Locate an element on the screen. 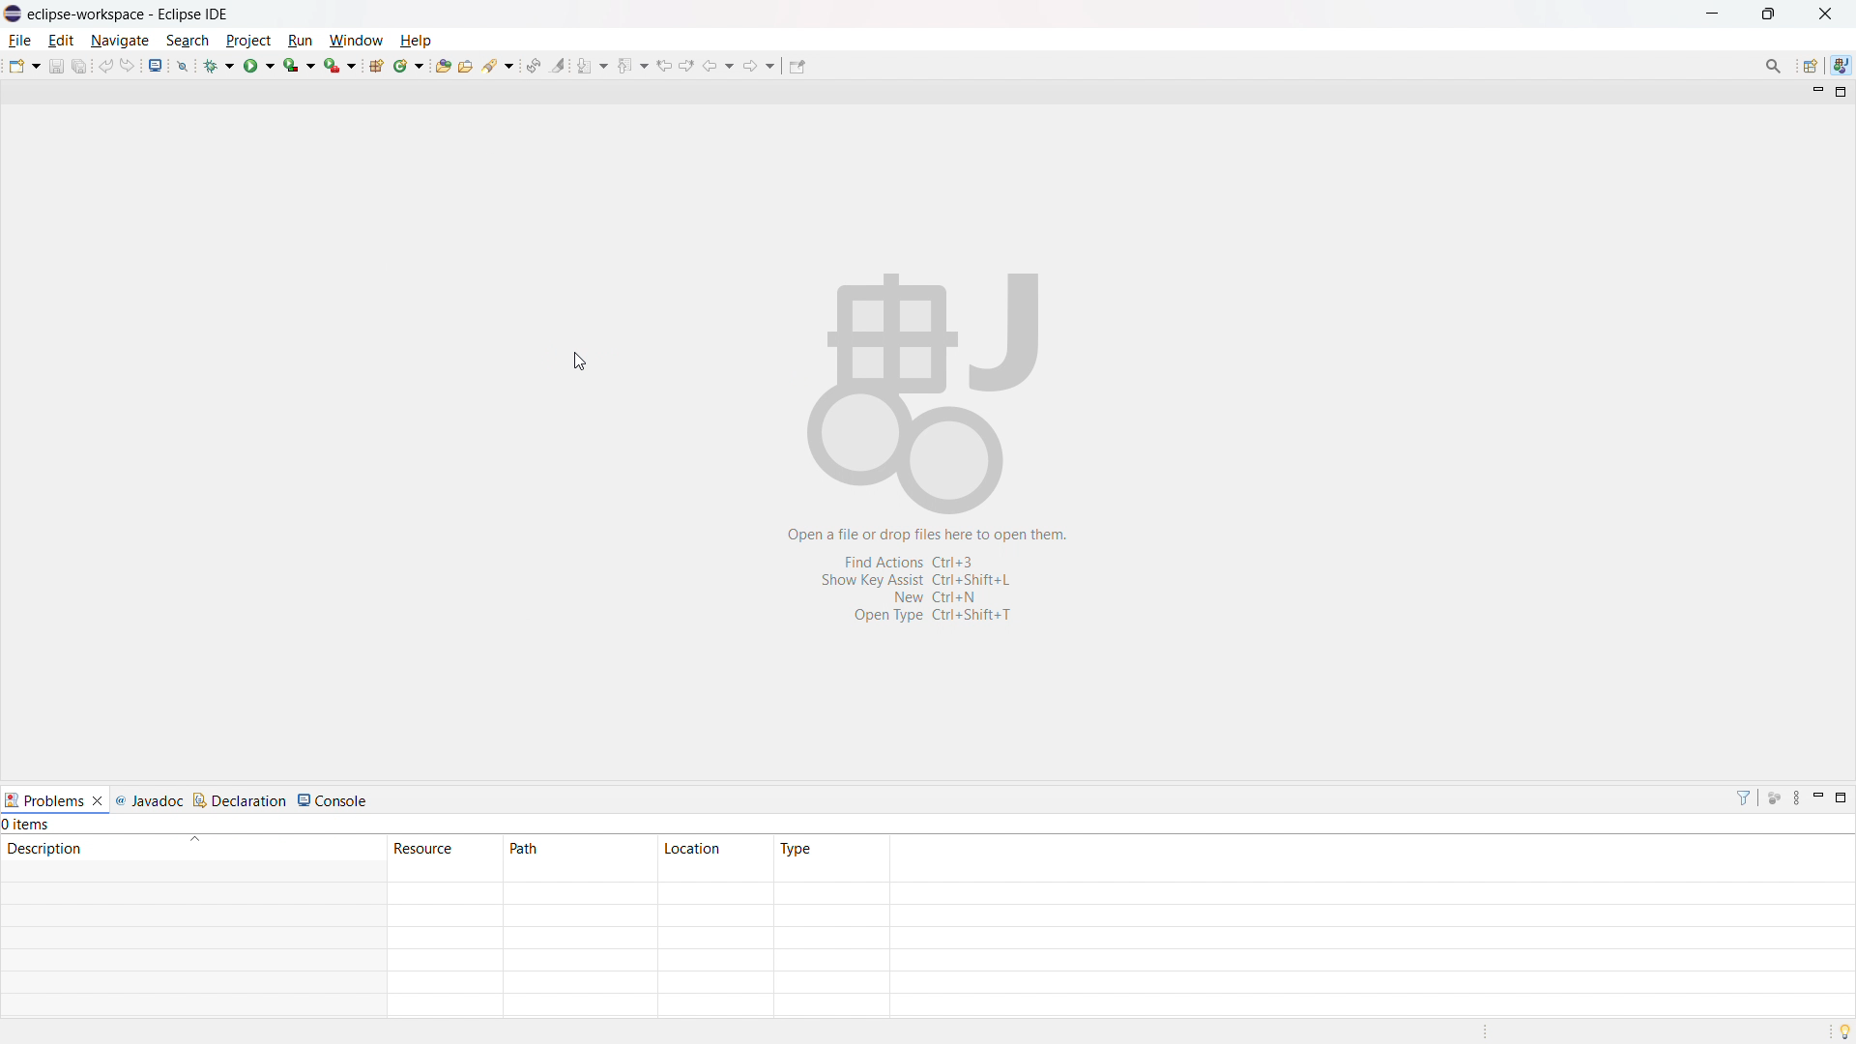 The image size is (1856, 1044). redo is located at coordinates (127, 64).